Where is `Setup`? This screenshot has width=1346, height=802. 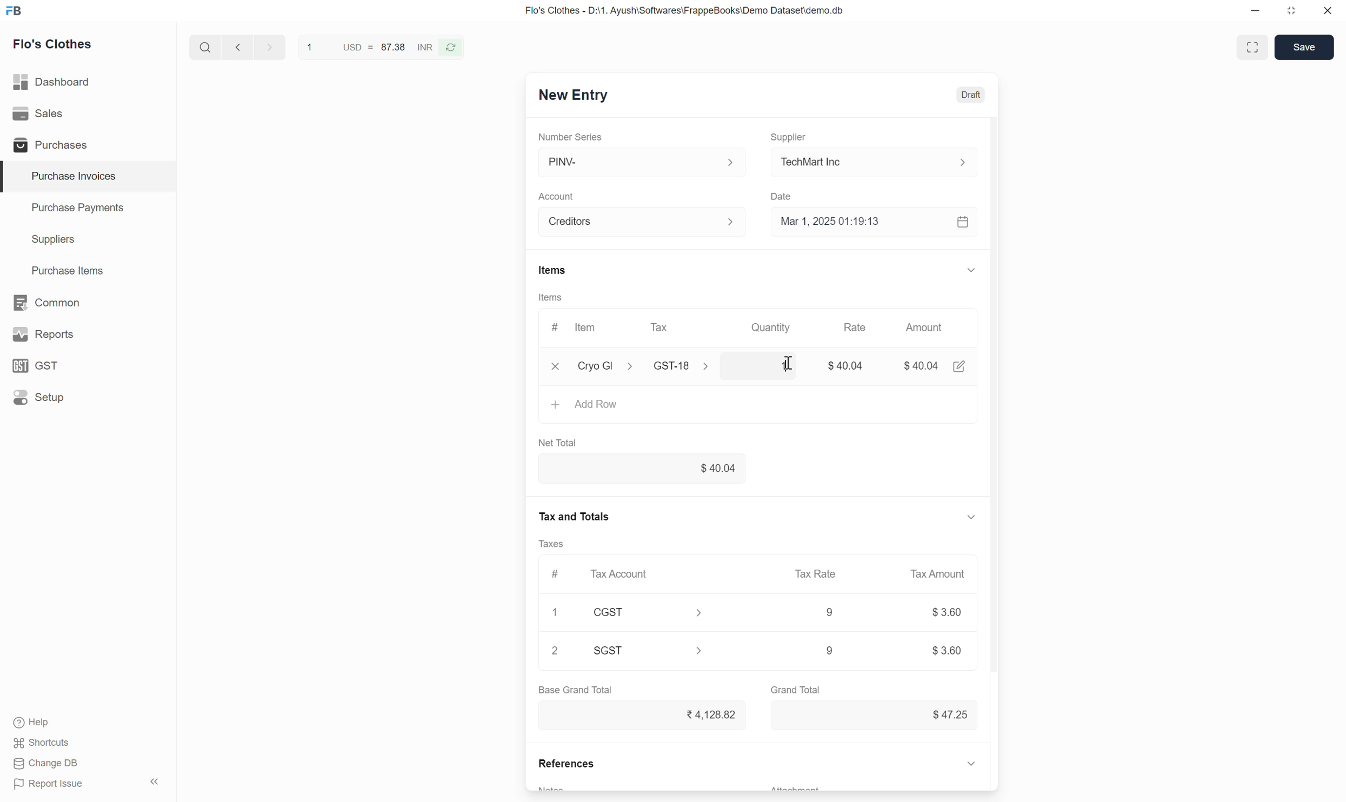 Setup is located at coordinates (41, 397).